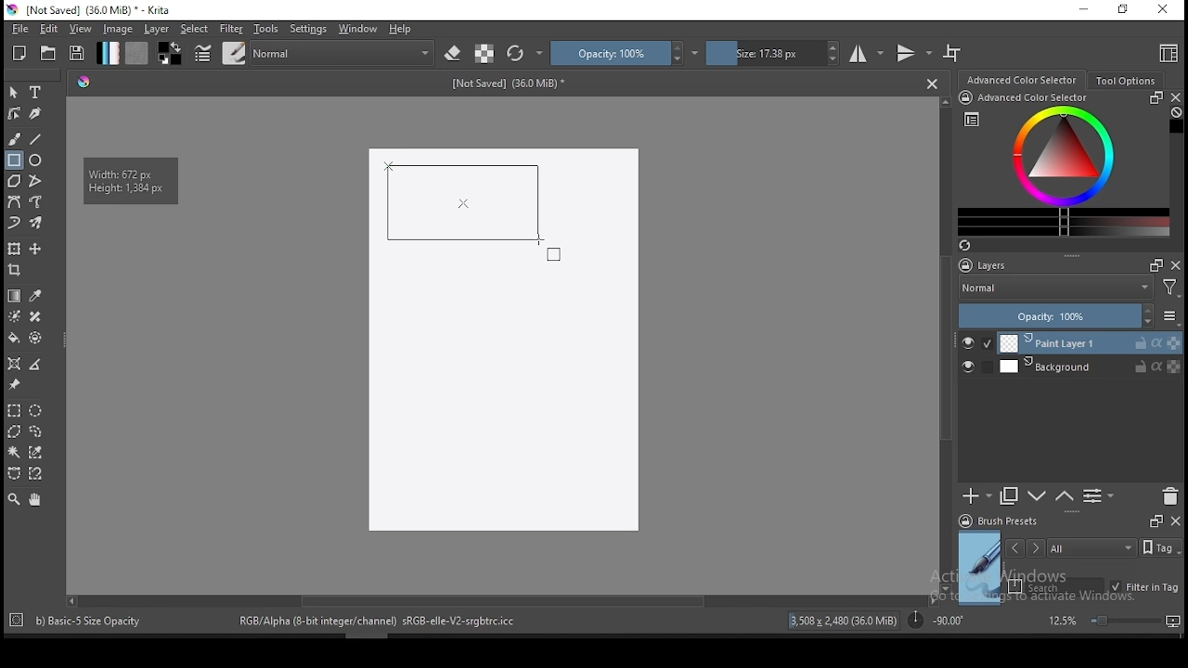 The width and height of the screenshot is (1188, 668). What do you see at coordinates (1065, 496) in the screenshot?
I see `move layer one step down` at bounding box center [1065, 496].